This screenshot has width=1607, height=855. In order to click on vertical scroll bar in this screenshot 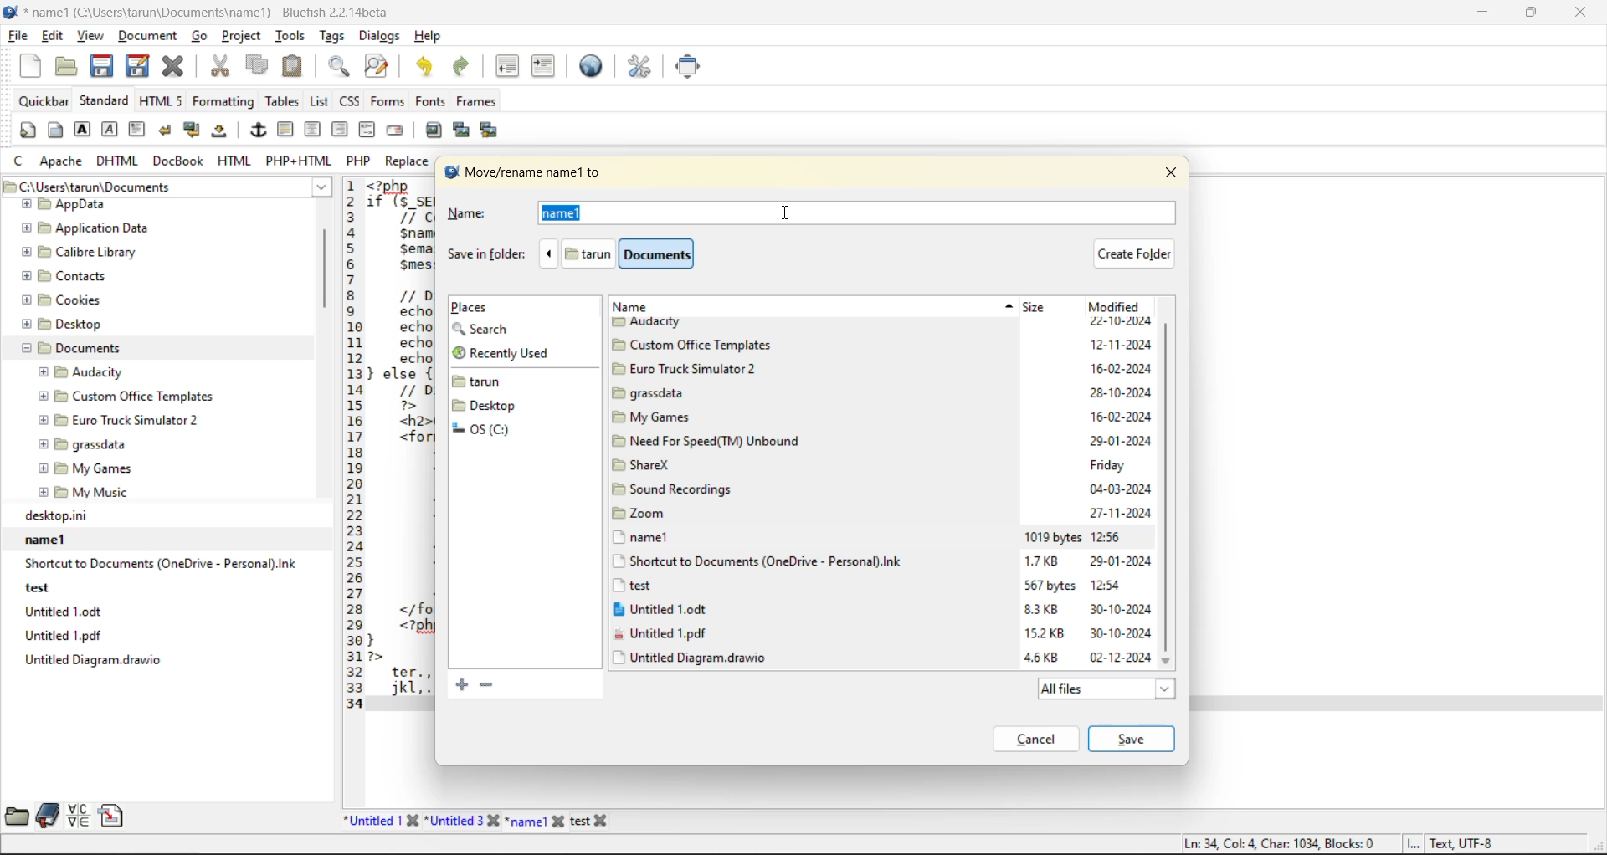, I will do `click(326, 279)`.